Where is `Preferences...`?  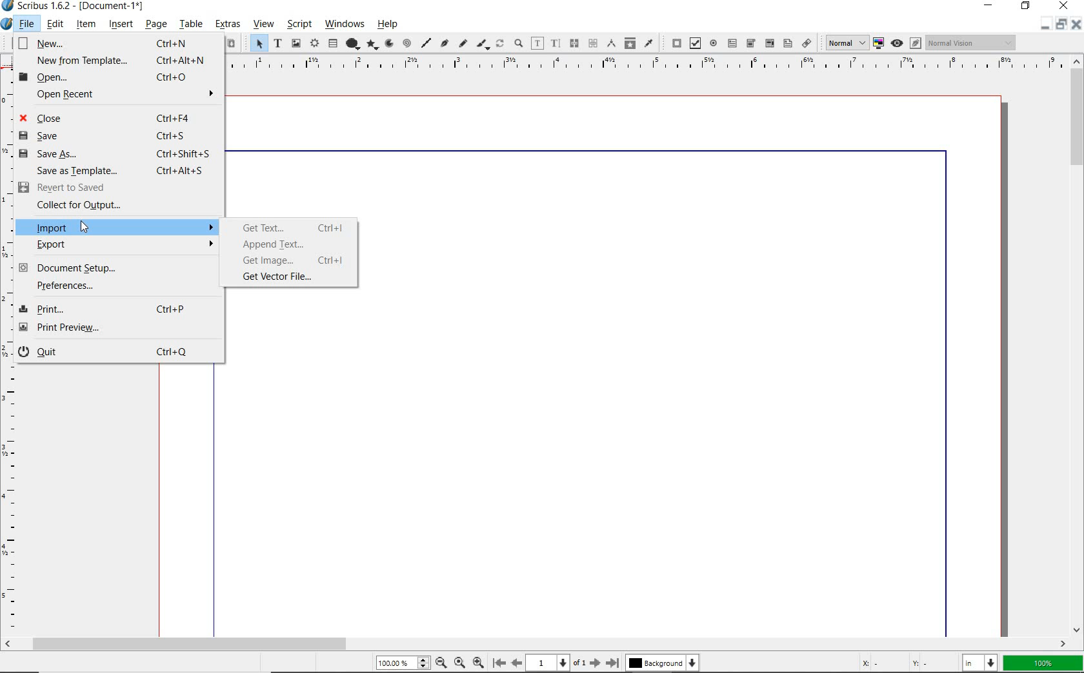
Preferences... is located at coordinates (117, 286).